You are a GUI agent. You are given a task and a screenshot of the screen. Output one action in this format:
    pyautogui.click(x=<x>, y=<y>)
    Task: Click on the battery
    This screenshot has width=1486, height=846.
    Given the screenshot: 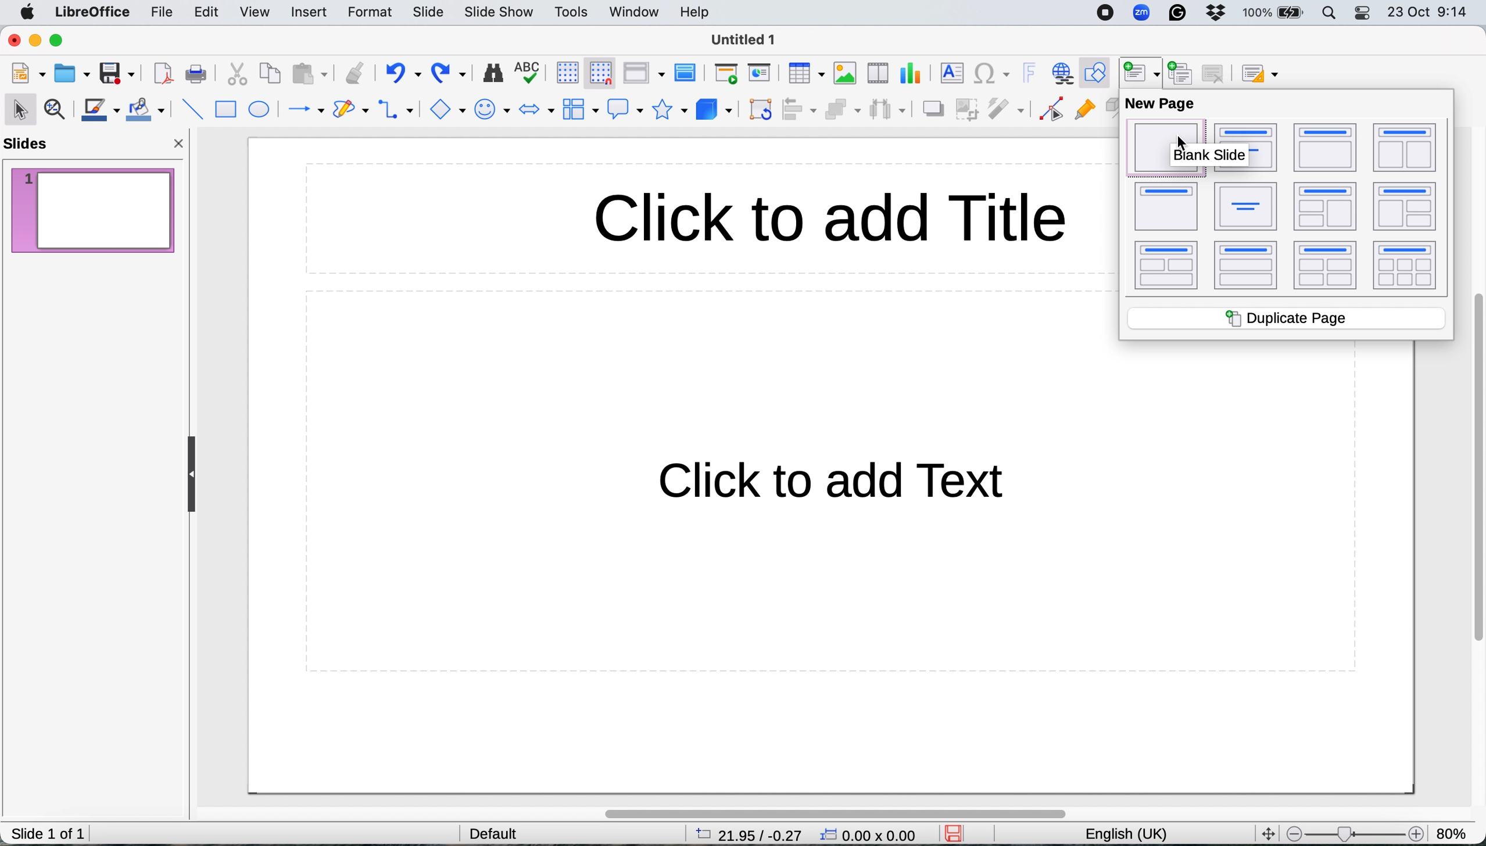 What is the action you would take?
    pyautogui.click(x=1274, y=14)
    